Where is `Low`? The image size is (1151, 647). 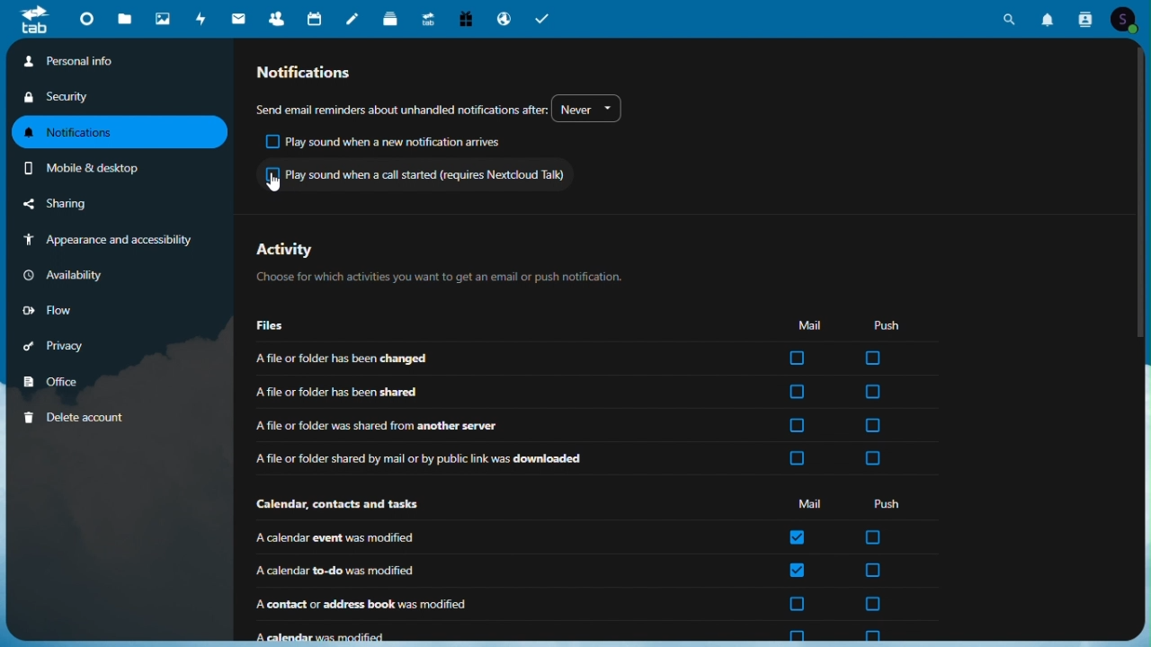 Low is located at coordinates (63, 307).